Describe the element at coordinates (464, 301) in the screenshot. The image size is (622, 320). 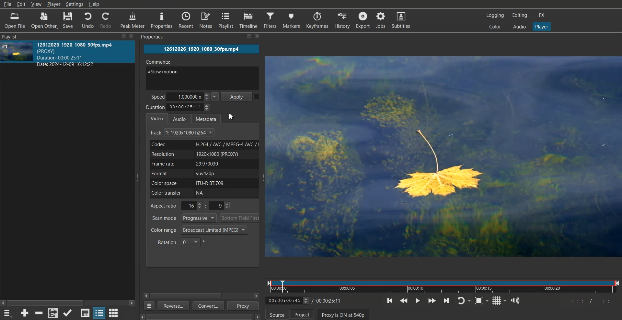
I see `Toggle player lopping` at that location.